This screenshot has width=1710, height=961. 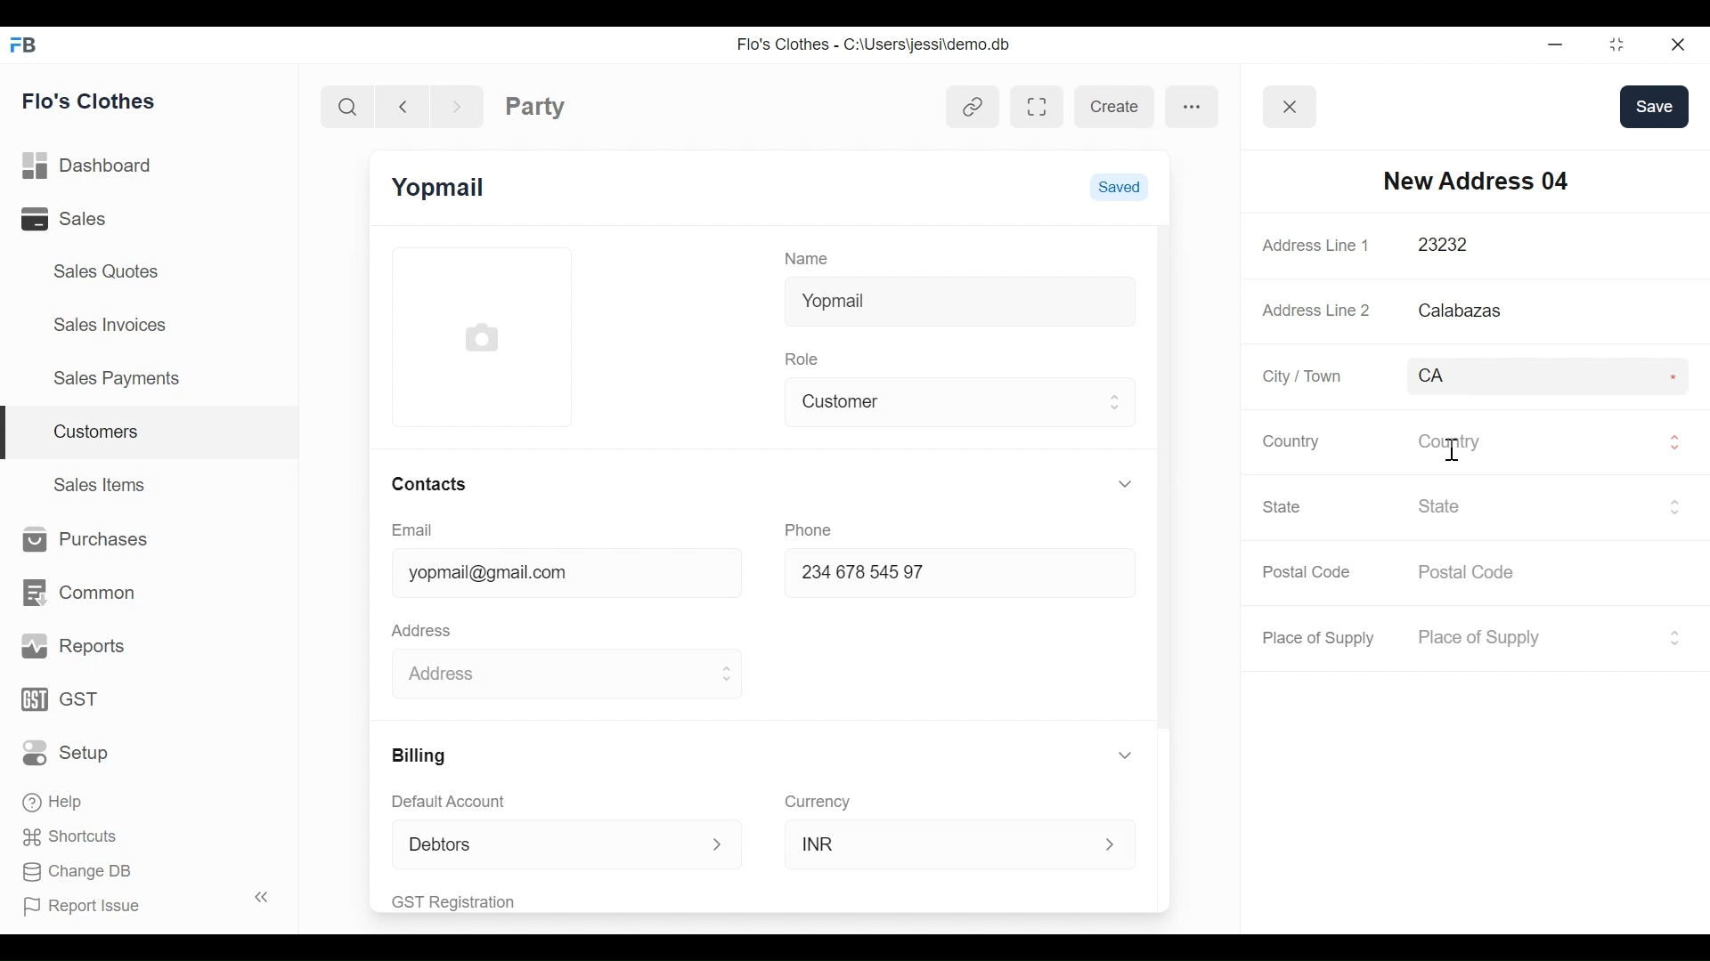 What do you see at coordinates (1309, 572) in the screenshot?
I see `Postal Code` at bounding box center [1309, 572].